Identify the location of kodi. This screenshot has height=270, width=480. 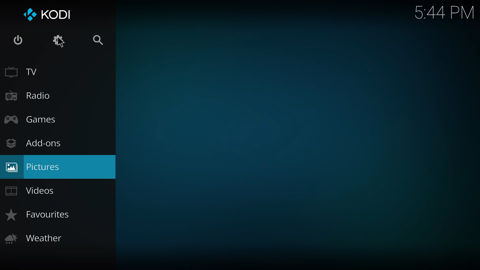
(56, 14).